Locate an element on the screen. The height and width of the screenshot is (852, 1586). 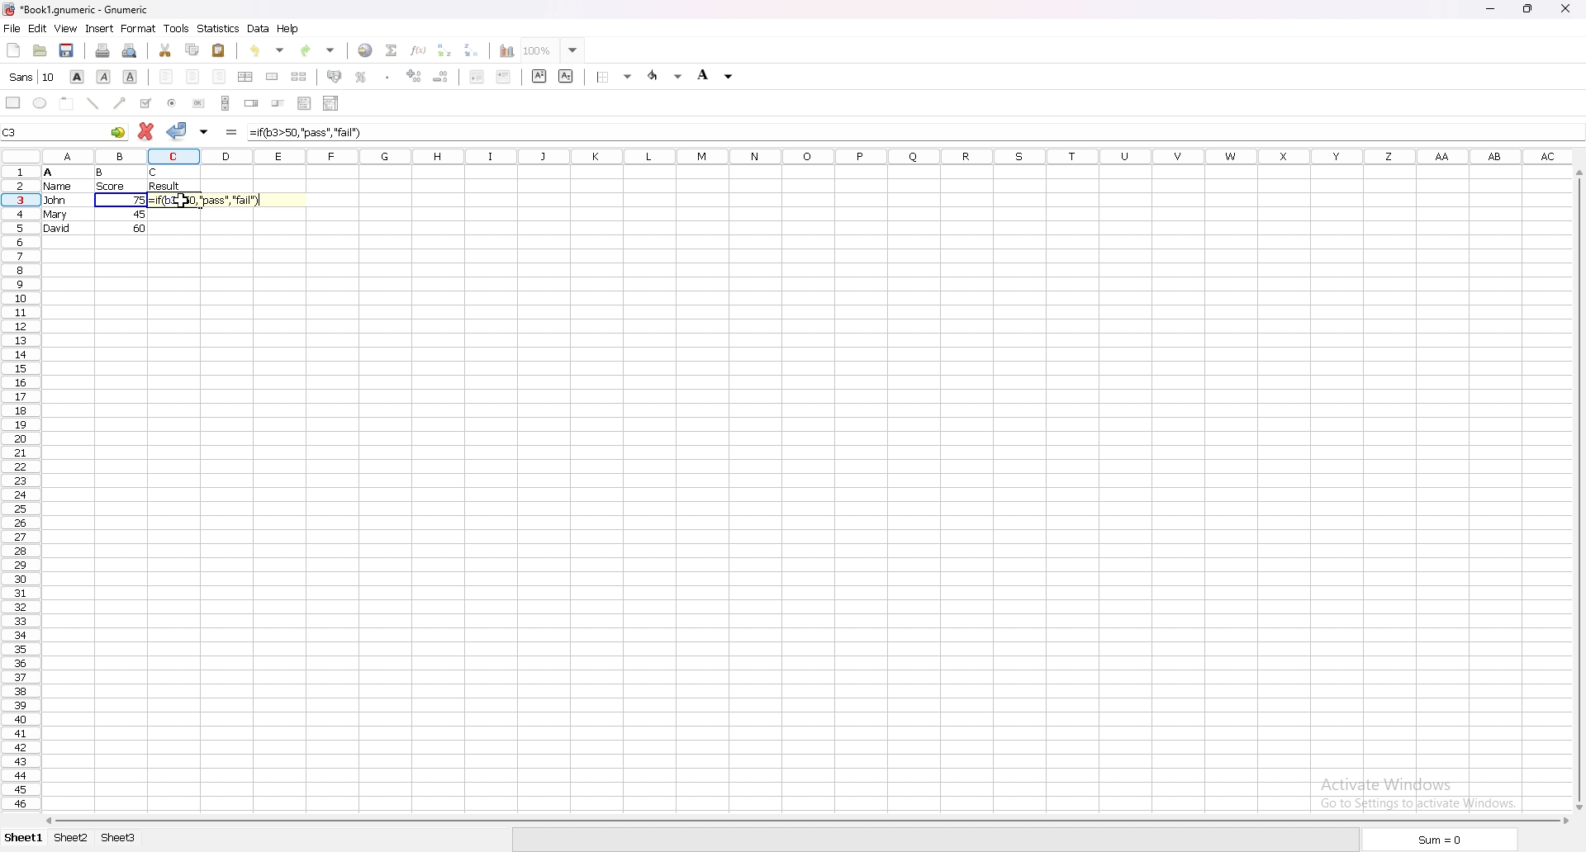
split merged cell is located at coordinates (300, 77).